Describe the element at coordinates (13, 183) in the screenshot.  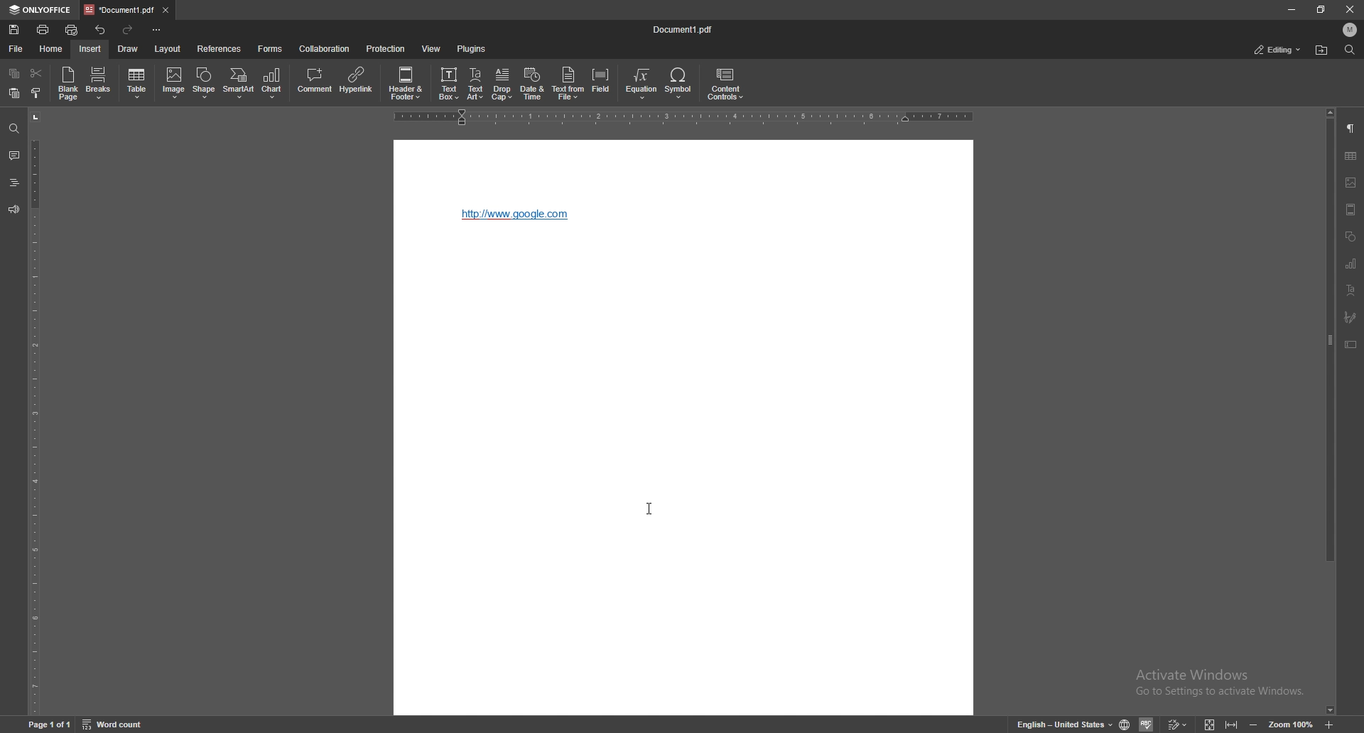
I see `headings` at that location.